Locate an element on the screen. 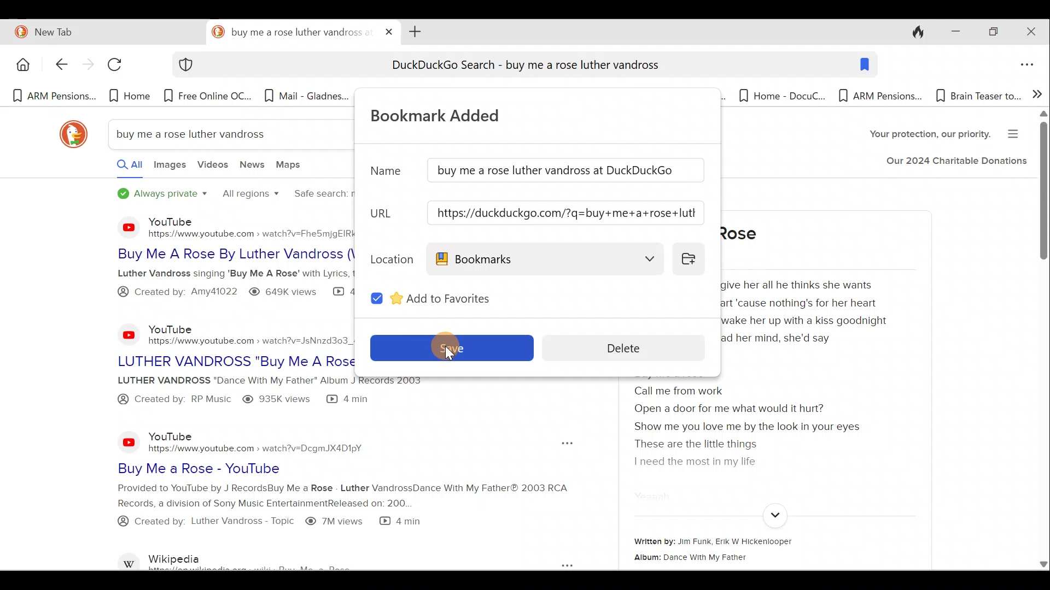  Safe search: moderate is located at coordinates (319, 196).